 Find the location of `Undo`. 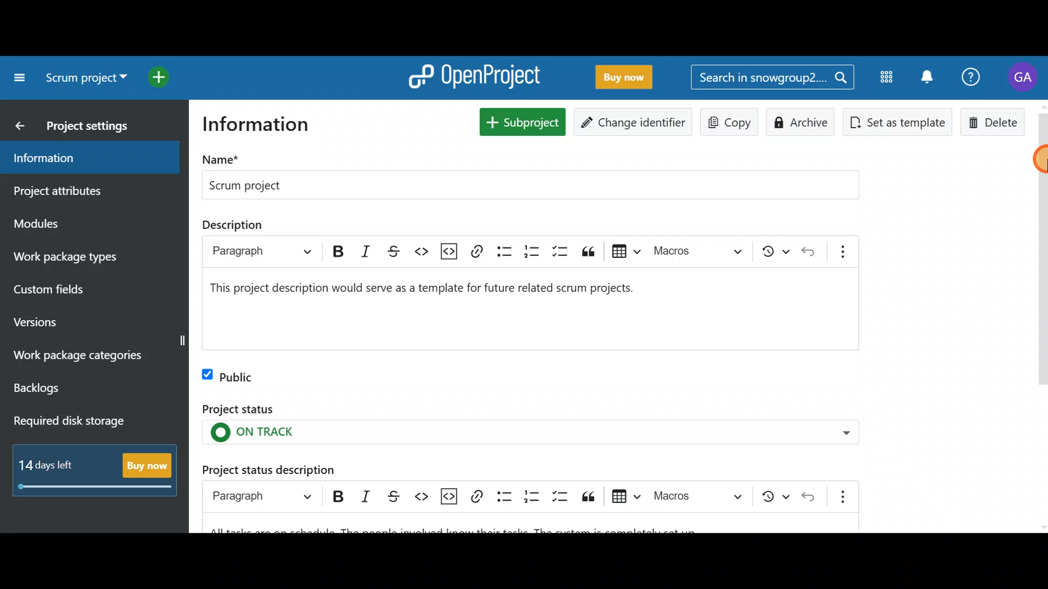

Undo is located at coordinates (809, 496).